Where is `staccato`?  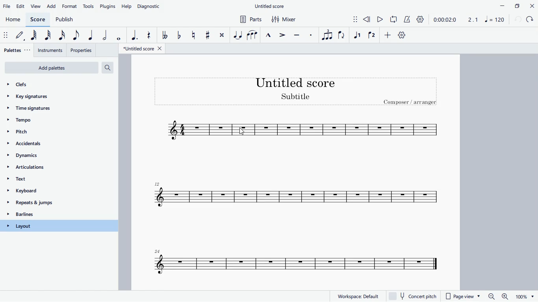
staccato is located at coordinates (312, 35).